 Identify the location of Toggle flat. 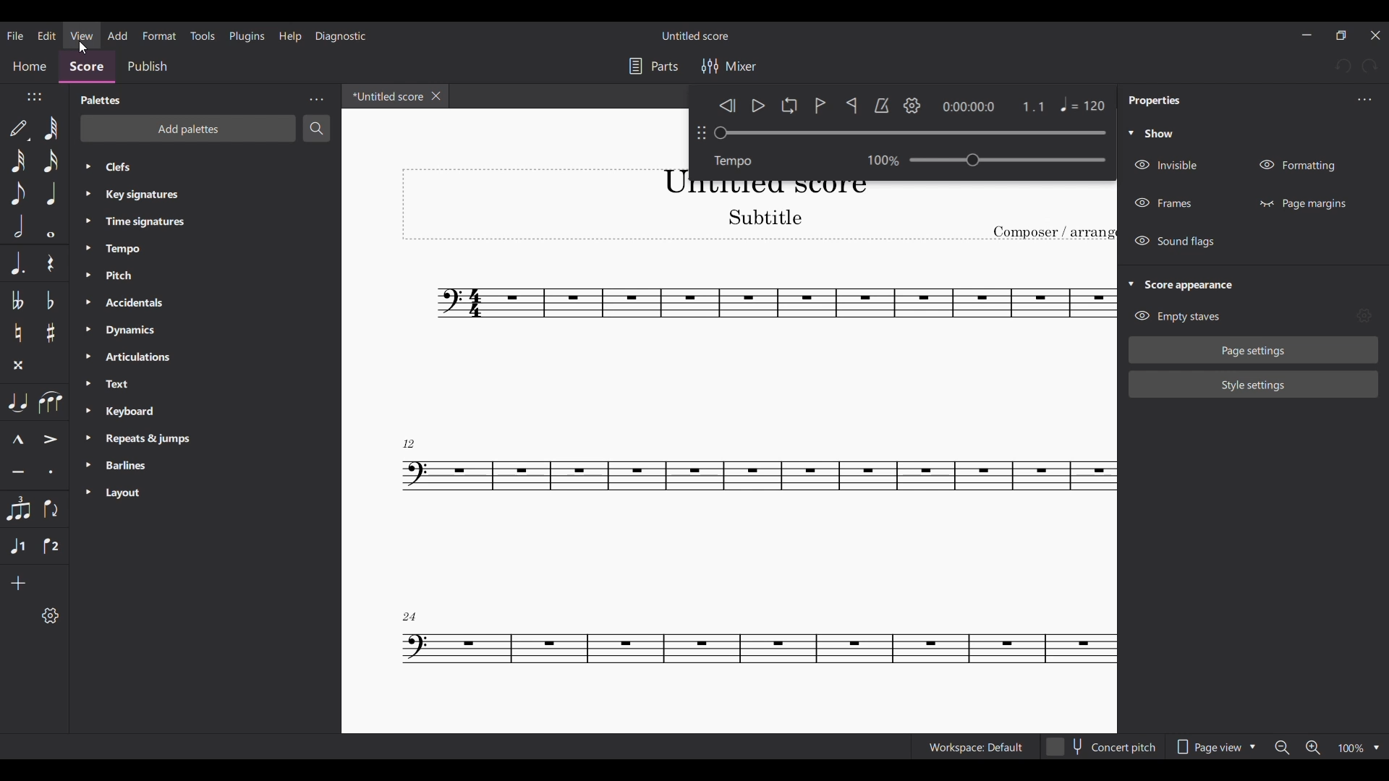
(50, 300).